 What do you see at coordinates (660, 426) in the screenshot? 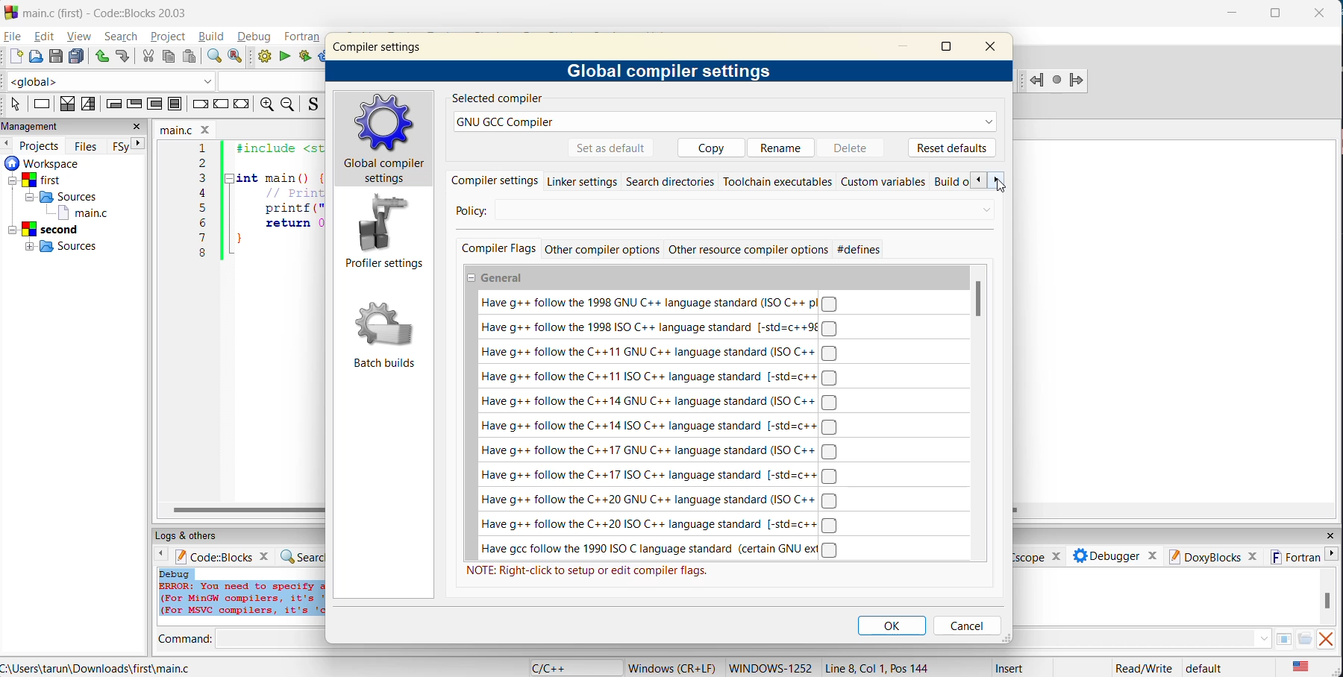
I see `Have g++ follow the C++14 ISO C++ language standard [-std=c++` at bounding box center [660, 426].